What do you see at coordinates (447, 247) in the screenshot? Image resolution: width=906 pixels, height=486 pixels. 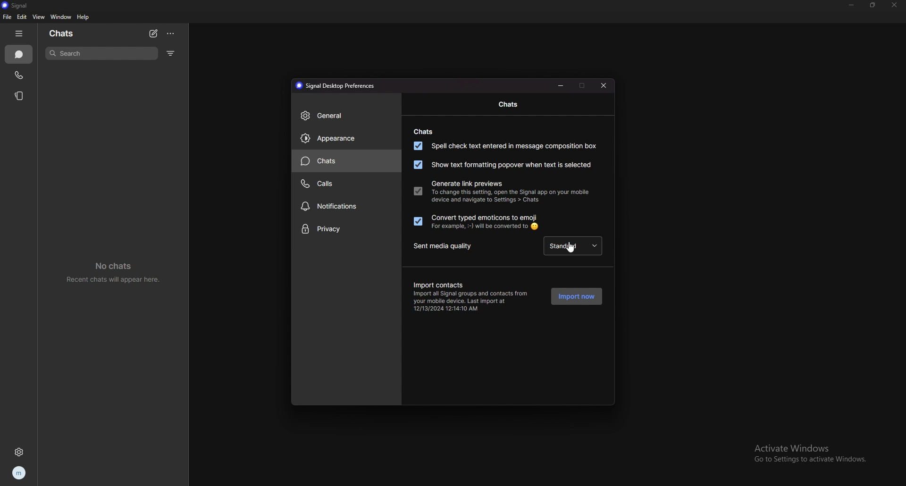 I see `sent media quality` at bounding box center [447, 247].